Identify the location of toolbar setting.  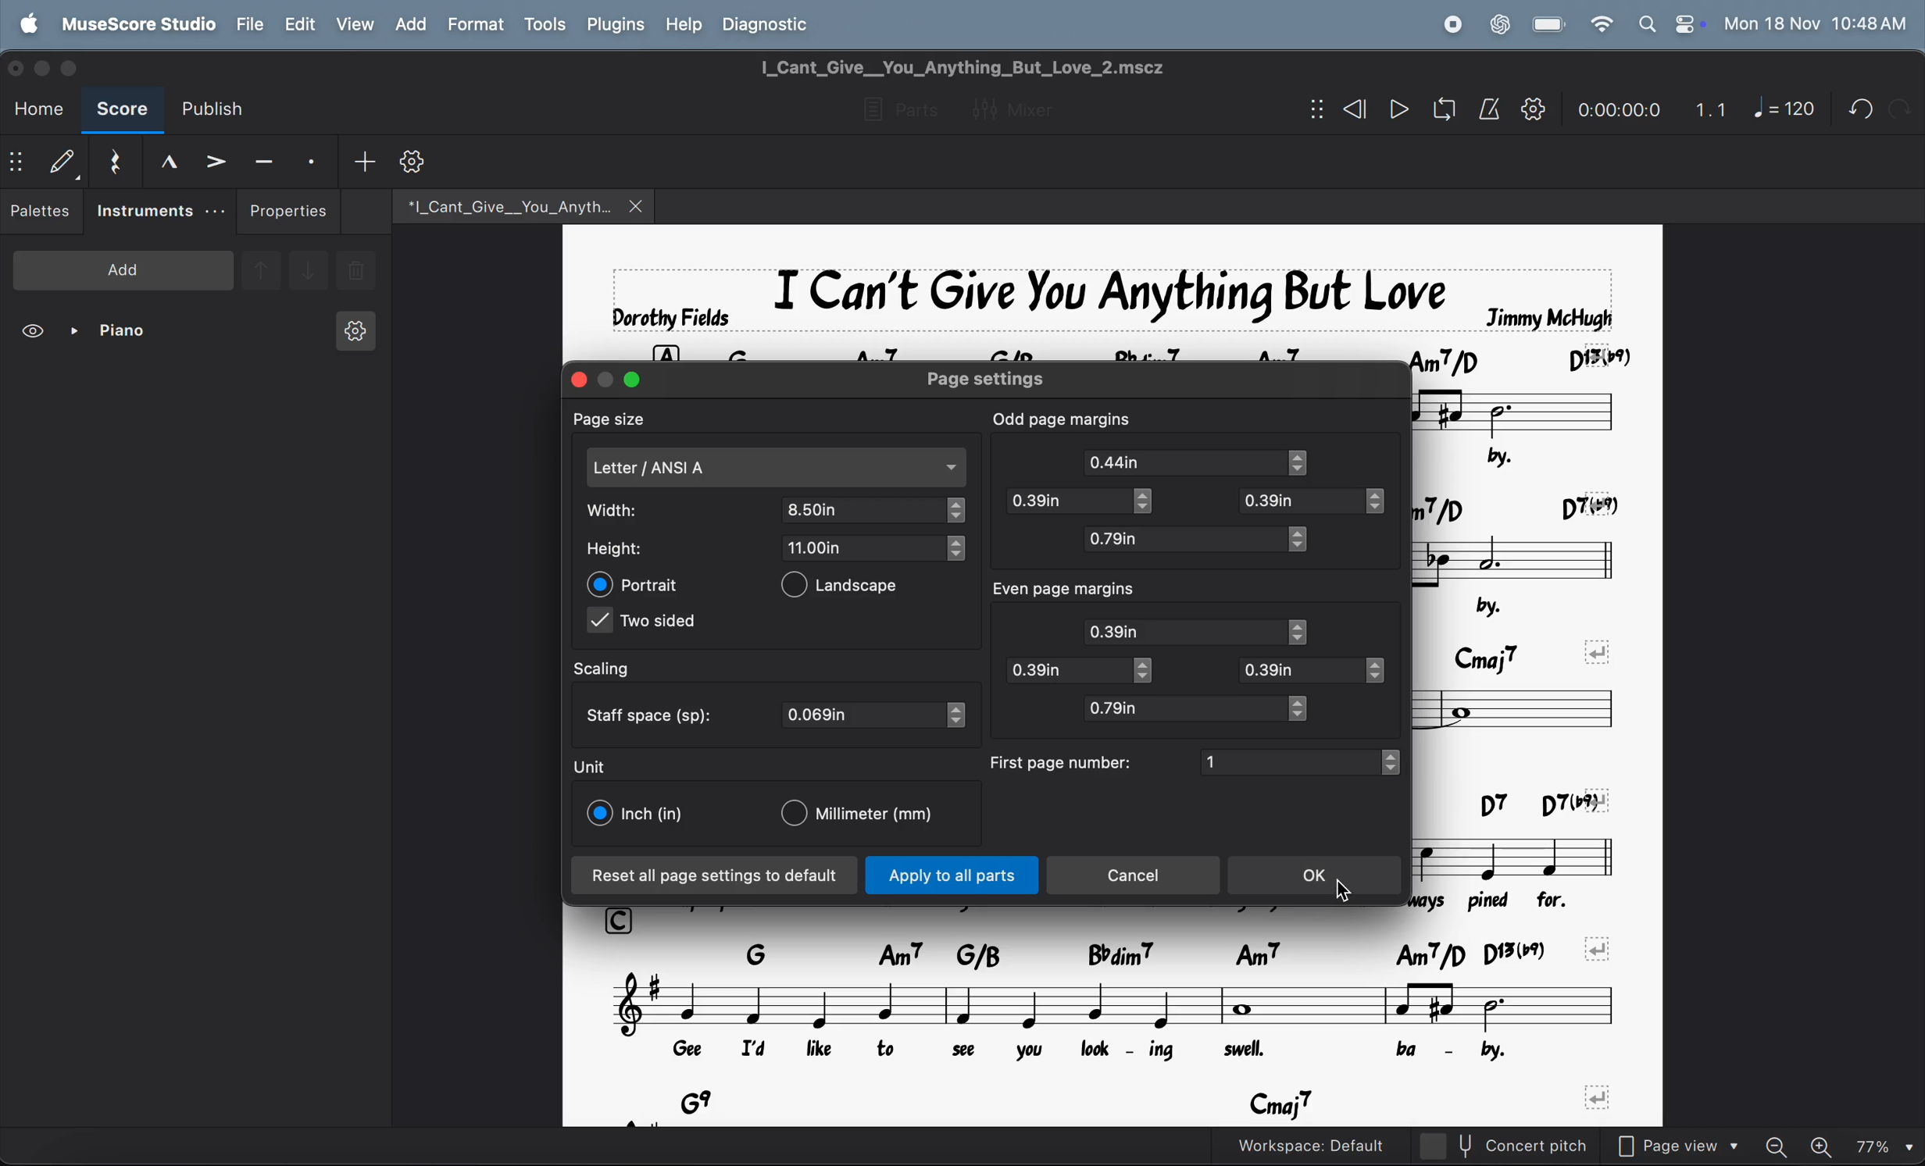
(416, 162).